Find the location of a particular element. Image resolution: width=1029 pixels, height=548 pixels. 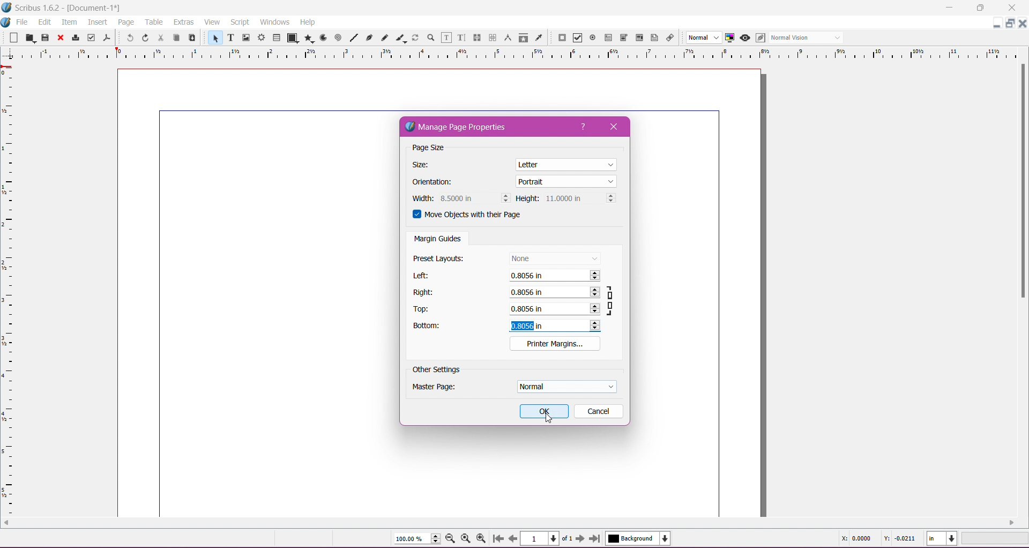

Copy Item Properties is located at coordinates (523, 38).